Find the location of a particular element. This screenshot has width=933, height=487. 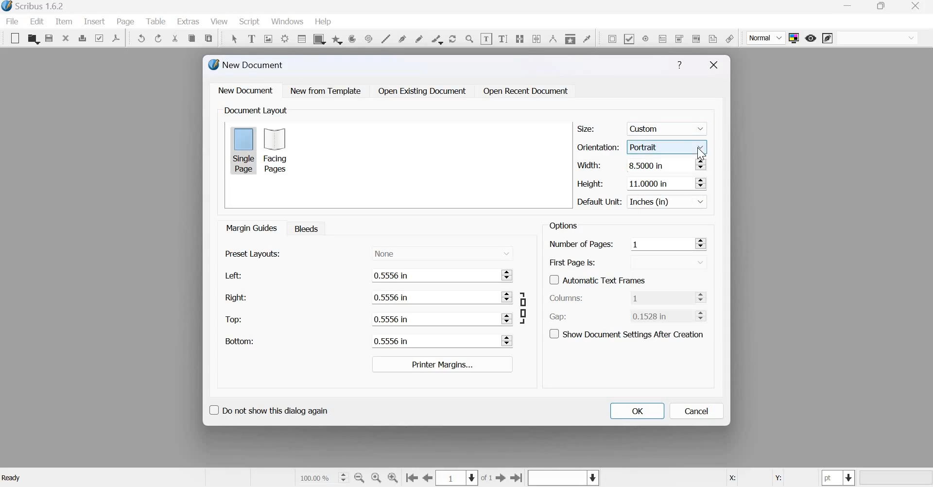

Bottom: is located at coordinates (239, 341).